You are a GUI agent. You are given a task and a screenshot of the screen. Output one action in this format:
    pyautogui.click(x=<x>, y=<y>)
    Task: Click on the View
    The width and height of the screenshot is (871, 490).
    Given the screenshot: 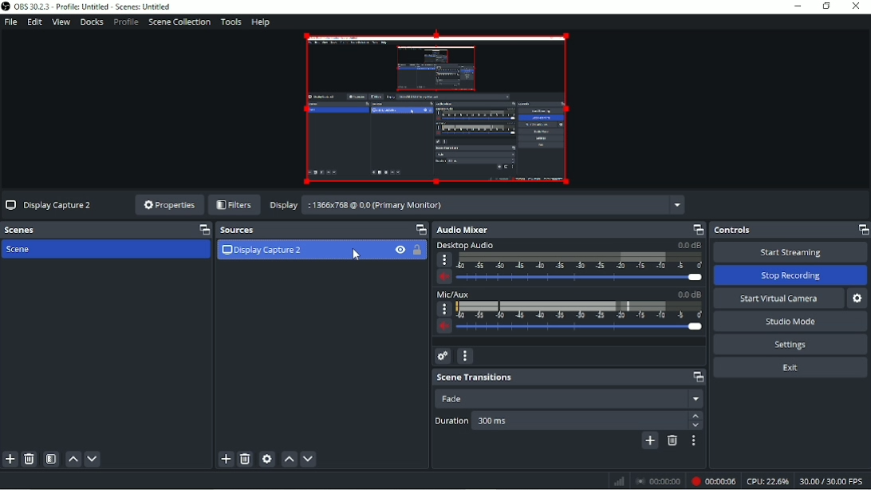 What is the action you would take?
    pyautogui.click(x=61, y=22)
    